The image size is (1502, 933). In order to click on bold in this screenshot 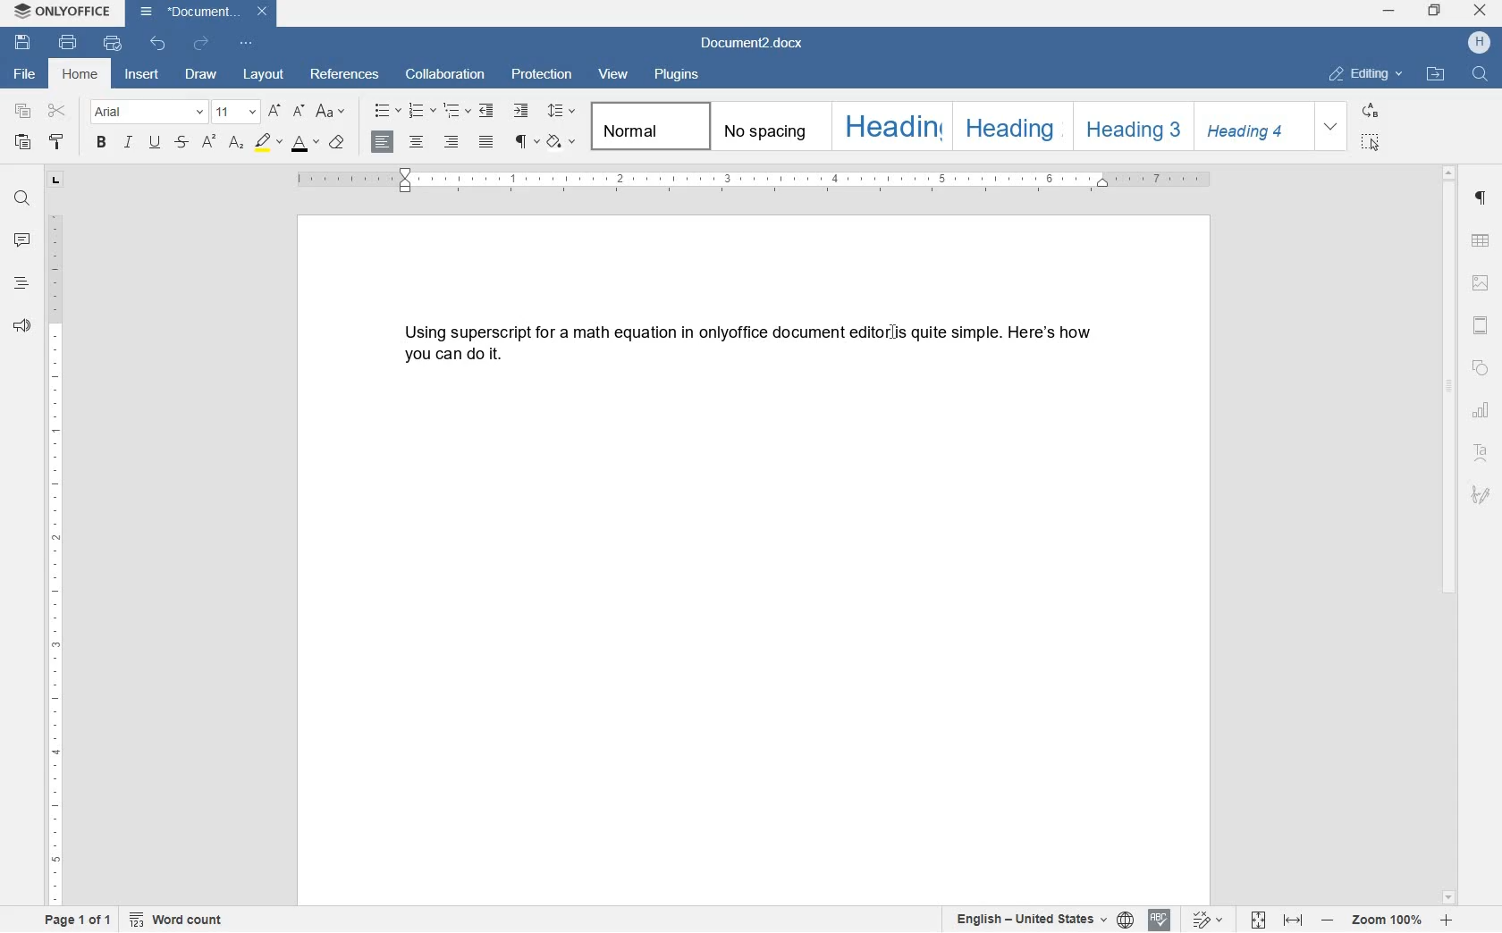, I will do `click(100, 143)`.